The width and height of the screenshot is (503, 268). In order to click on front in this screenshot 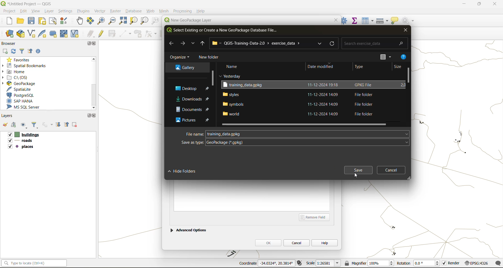, I will do `click(183, 44)`.